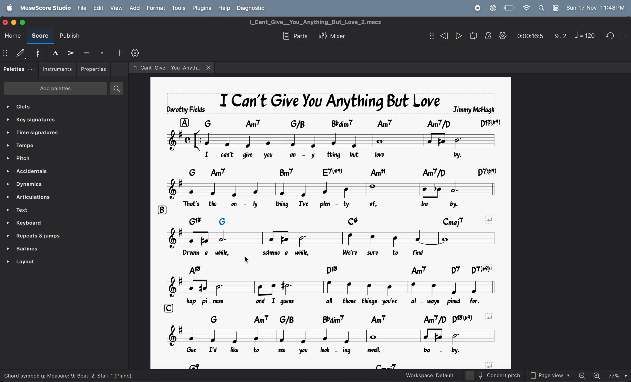  I want to click on workspace default, so click(428, 374).